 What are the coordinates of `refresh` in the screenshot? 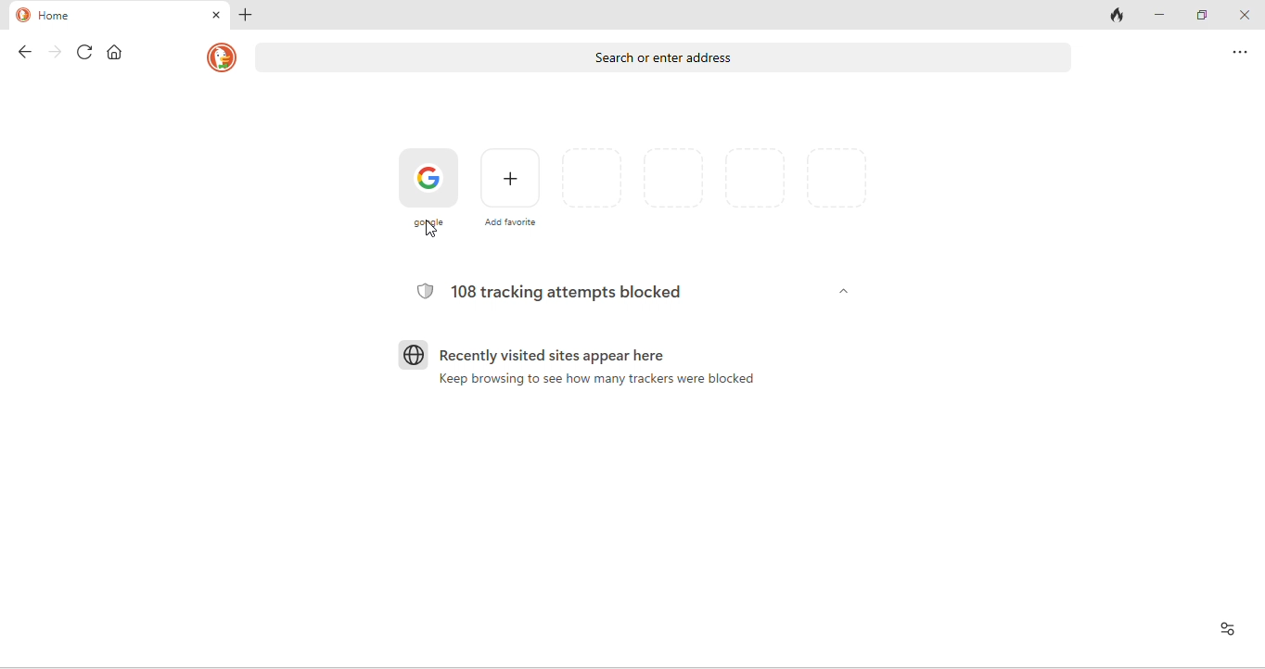 It's located at (79, 53).